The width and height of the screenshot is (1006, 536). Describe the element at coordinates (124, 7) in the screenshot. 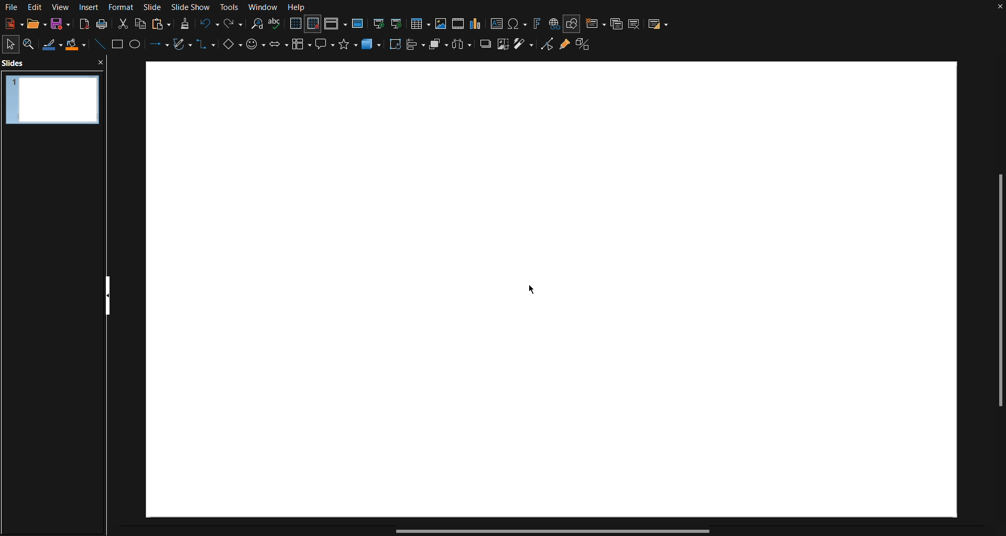

I see `Format` at that location.